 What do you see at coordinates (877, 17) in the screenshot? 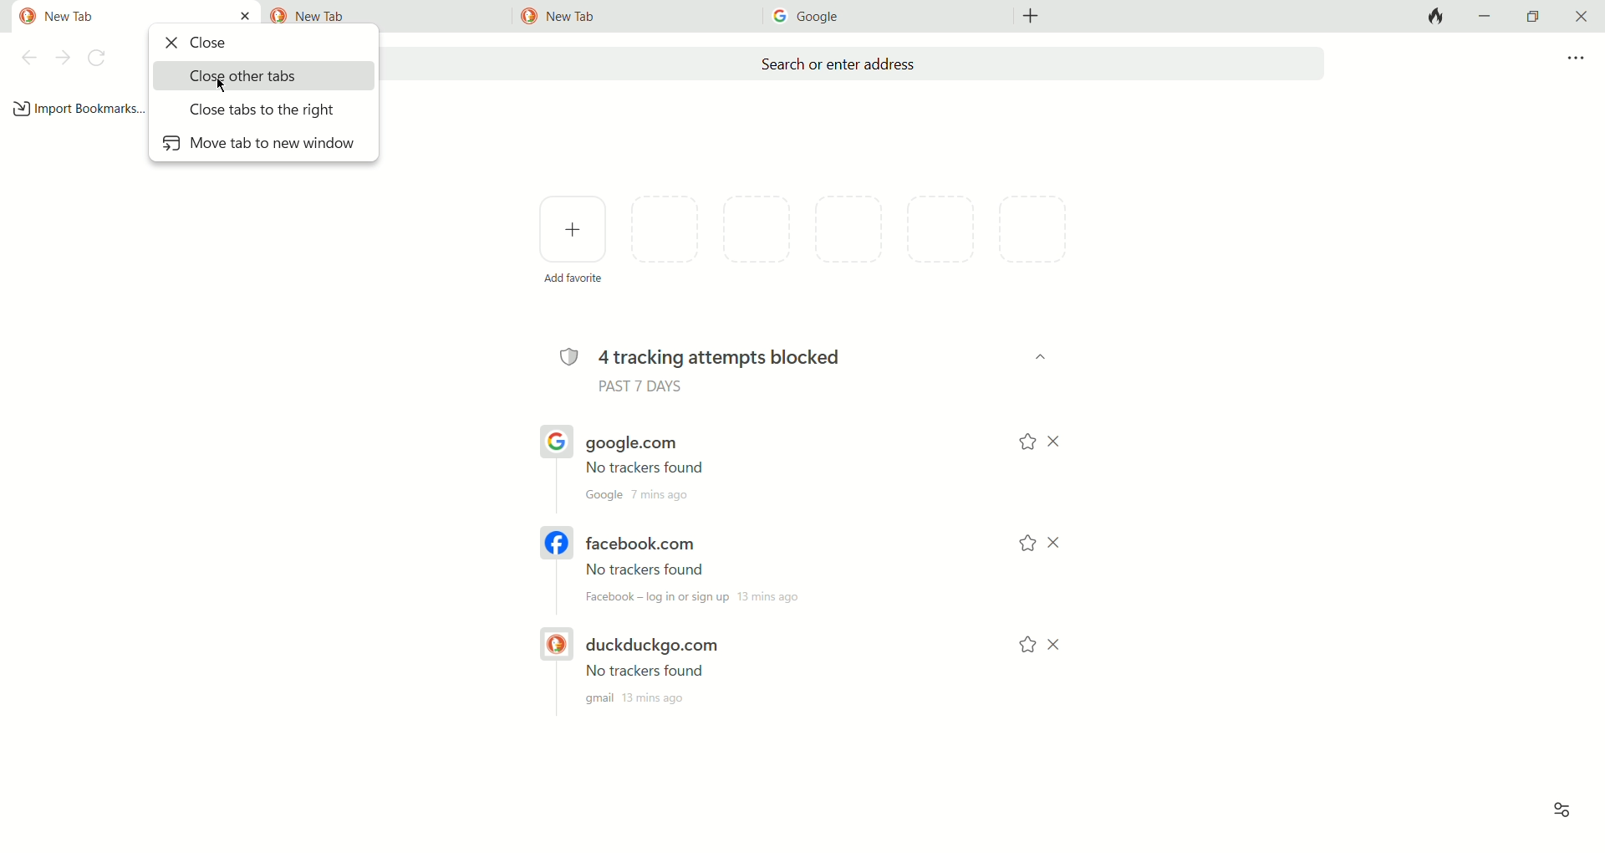
I see `tab3` at bounding box center [877, 17].